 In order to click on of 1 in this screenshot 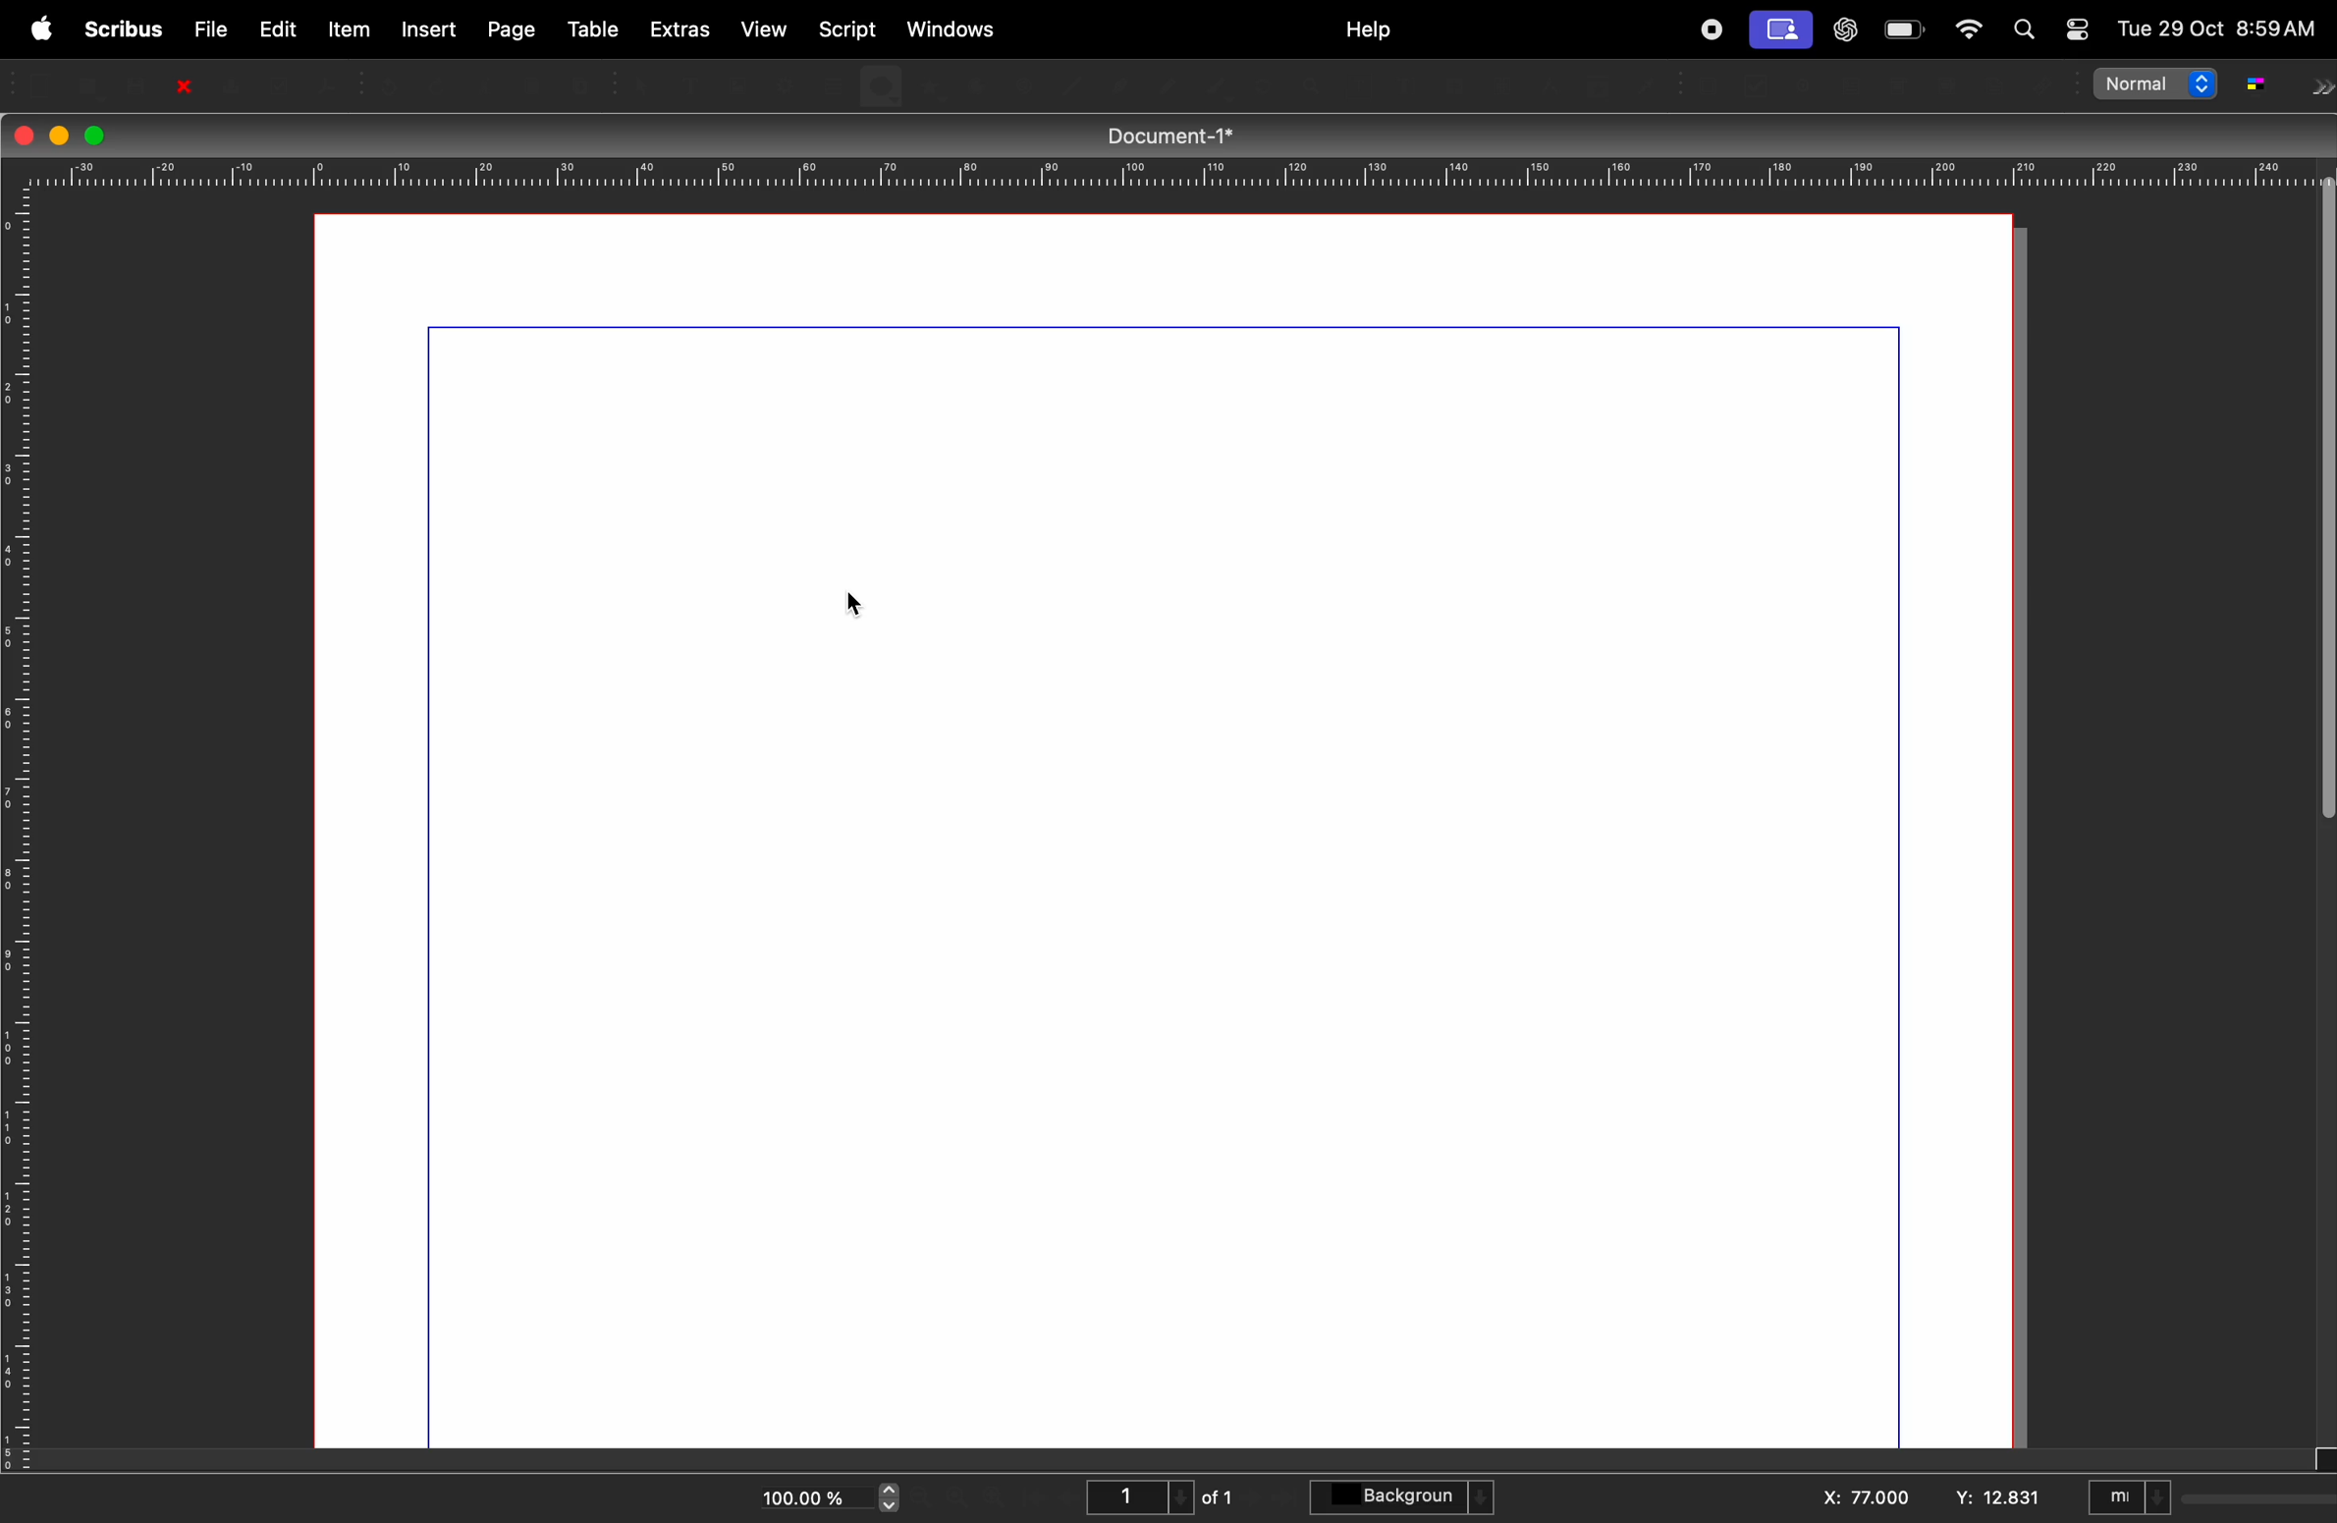, I will do `click(1221, 1496)`.